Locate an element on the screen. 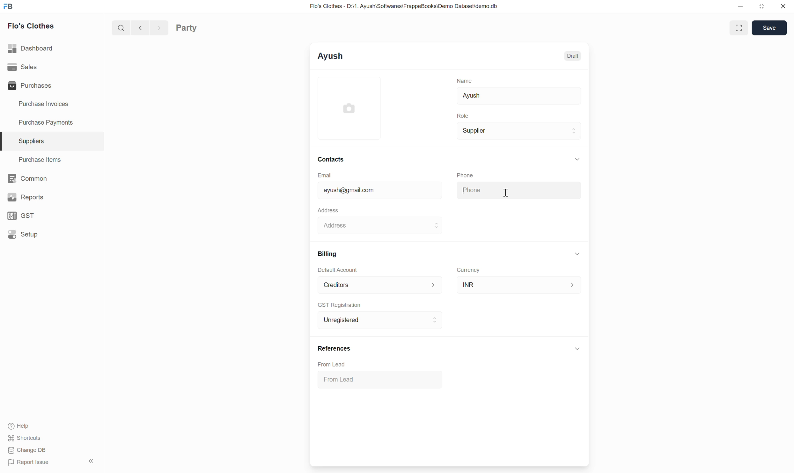 The image size is (794, 473). Purchase Items is located at coordinates (52, 160).